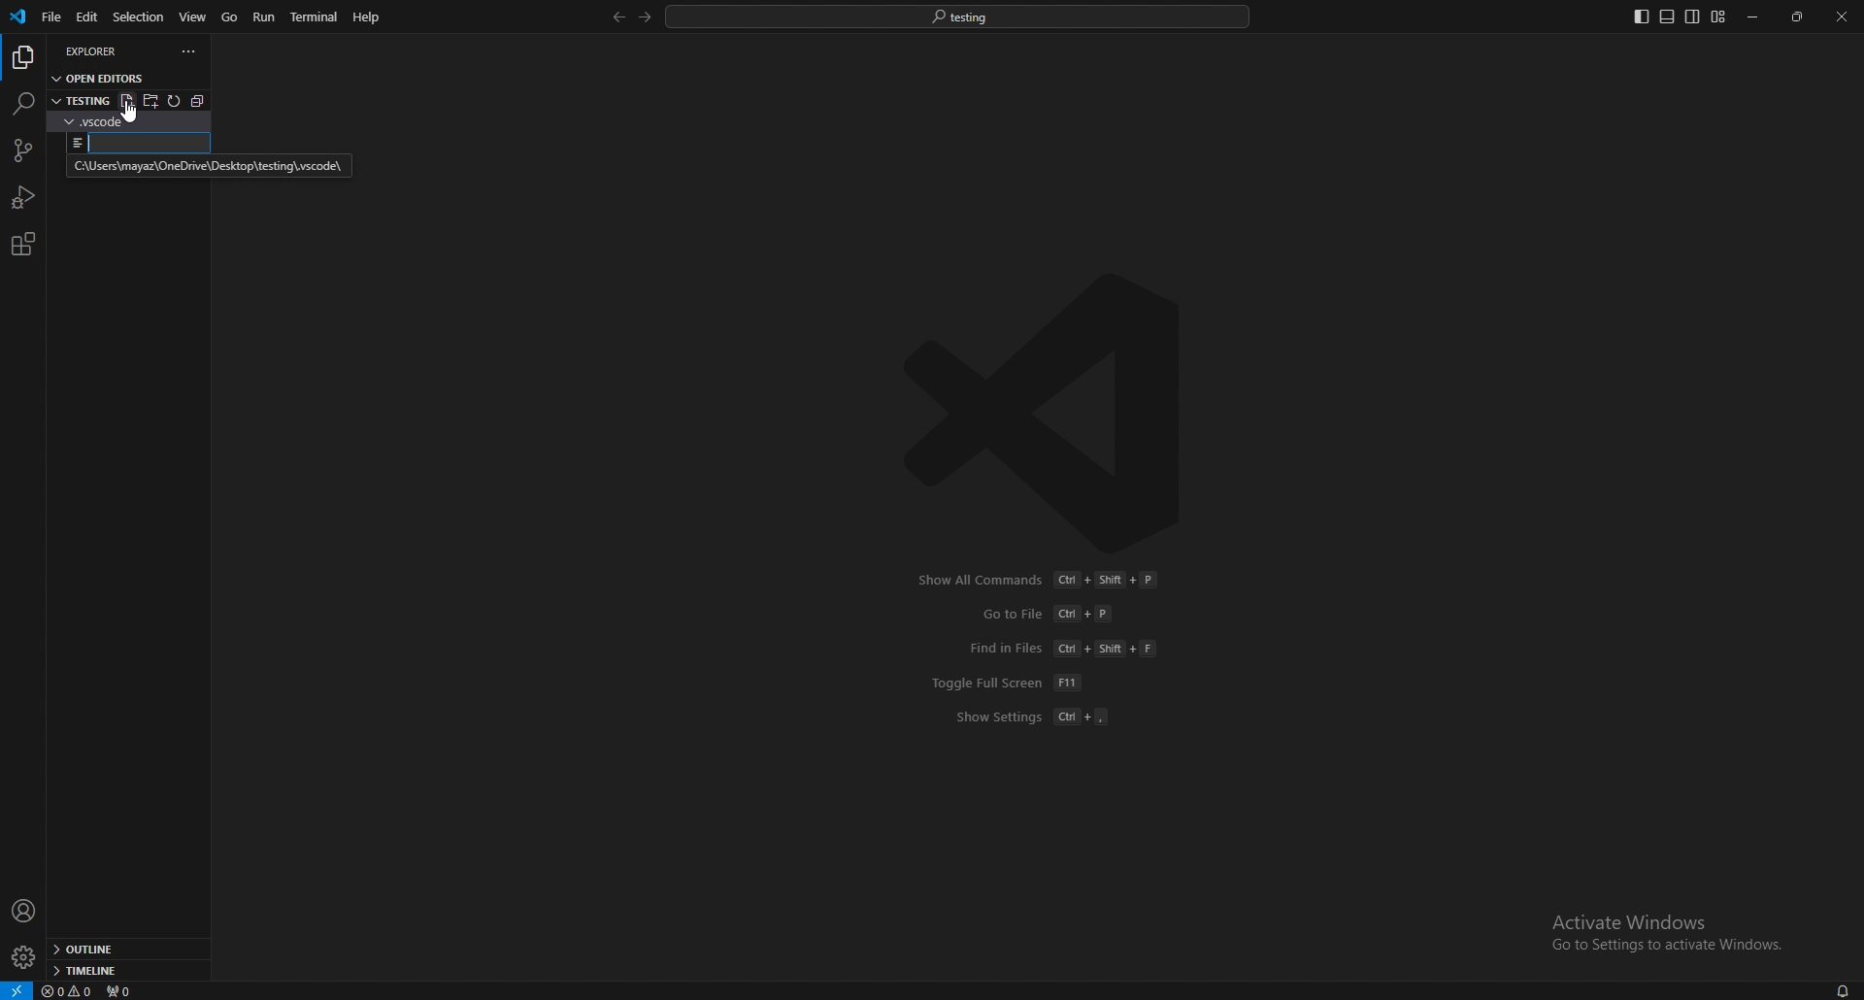 Image resolution: width=1864 pixels, height=1000 pixels. Describe the element at coordinates (1669, 923) in the screenshot. I see `activate windows` at that location.